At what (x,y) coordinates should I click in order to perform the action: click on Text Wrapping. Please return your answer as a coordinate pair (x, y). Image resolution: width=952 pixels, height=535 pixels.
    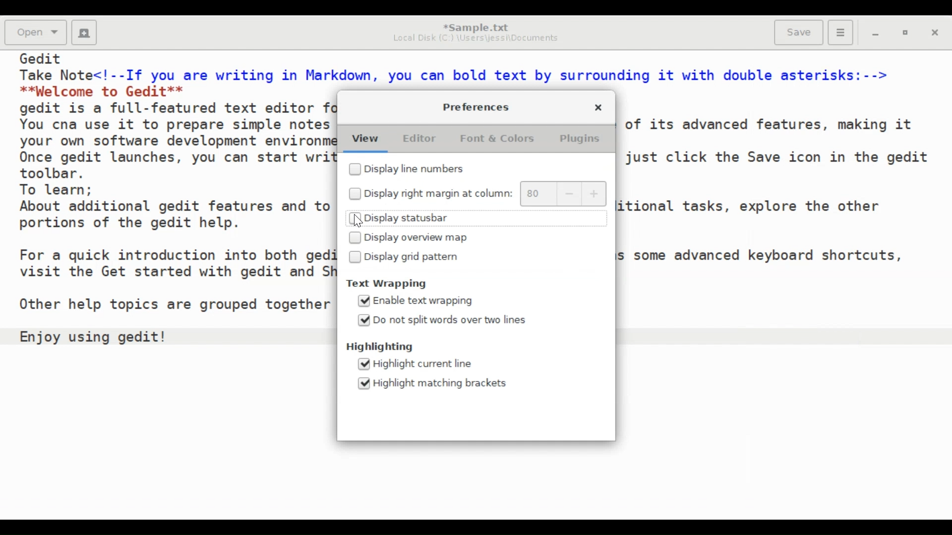
    Looking at the image, I should click on (388, 284).